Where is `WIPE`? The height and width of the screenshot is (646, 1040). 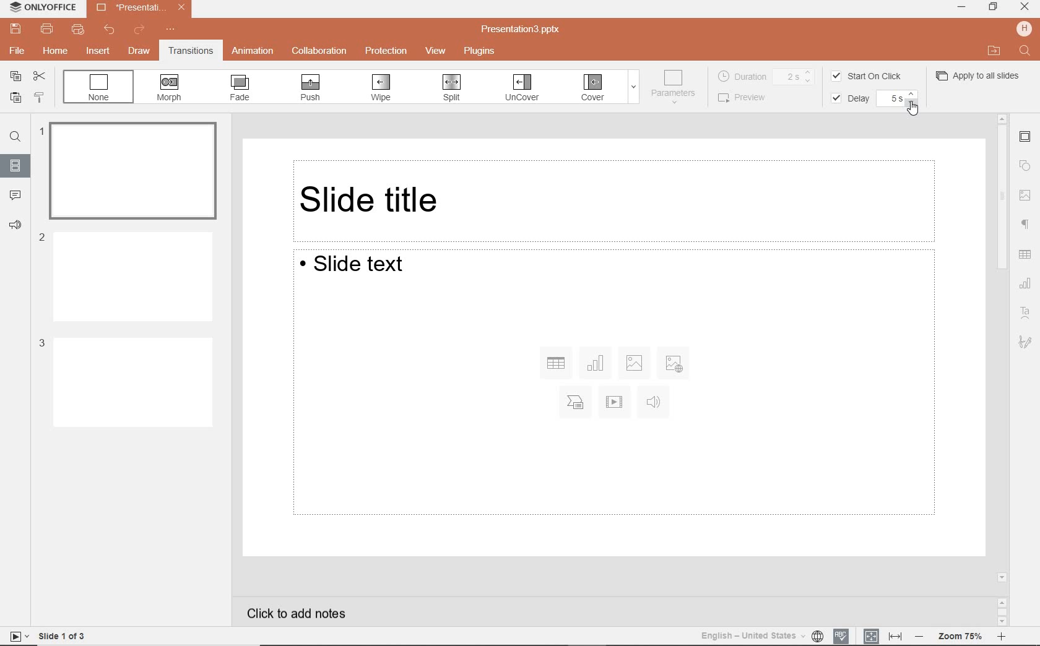 WIPE is located at coordinates (382, 88).